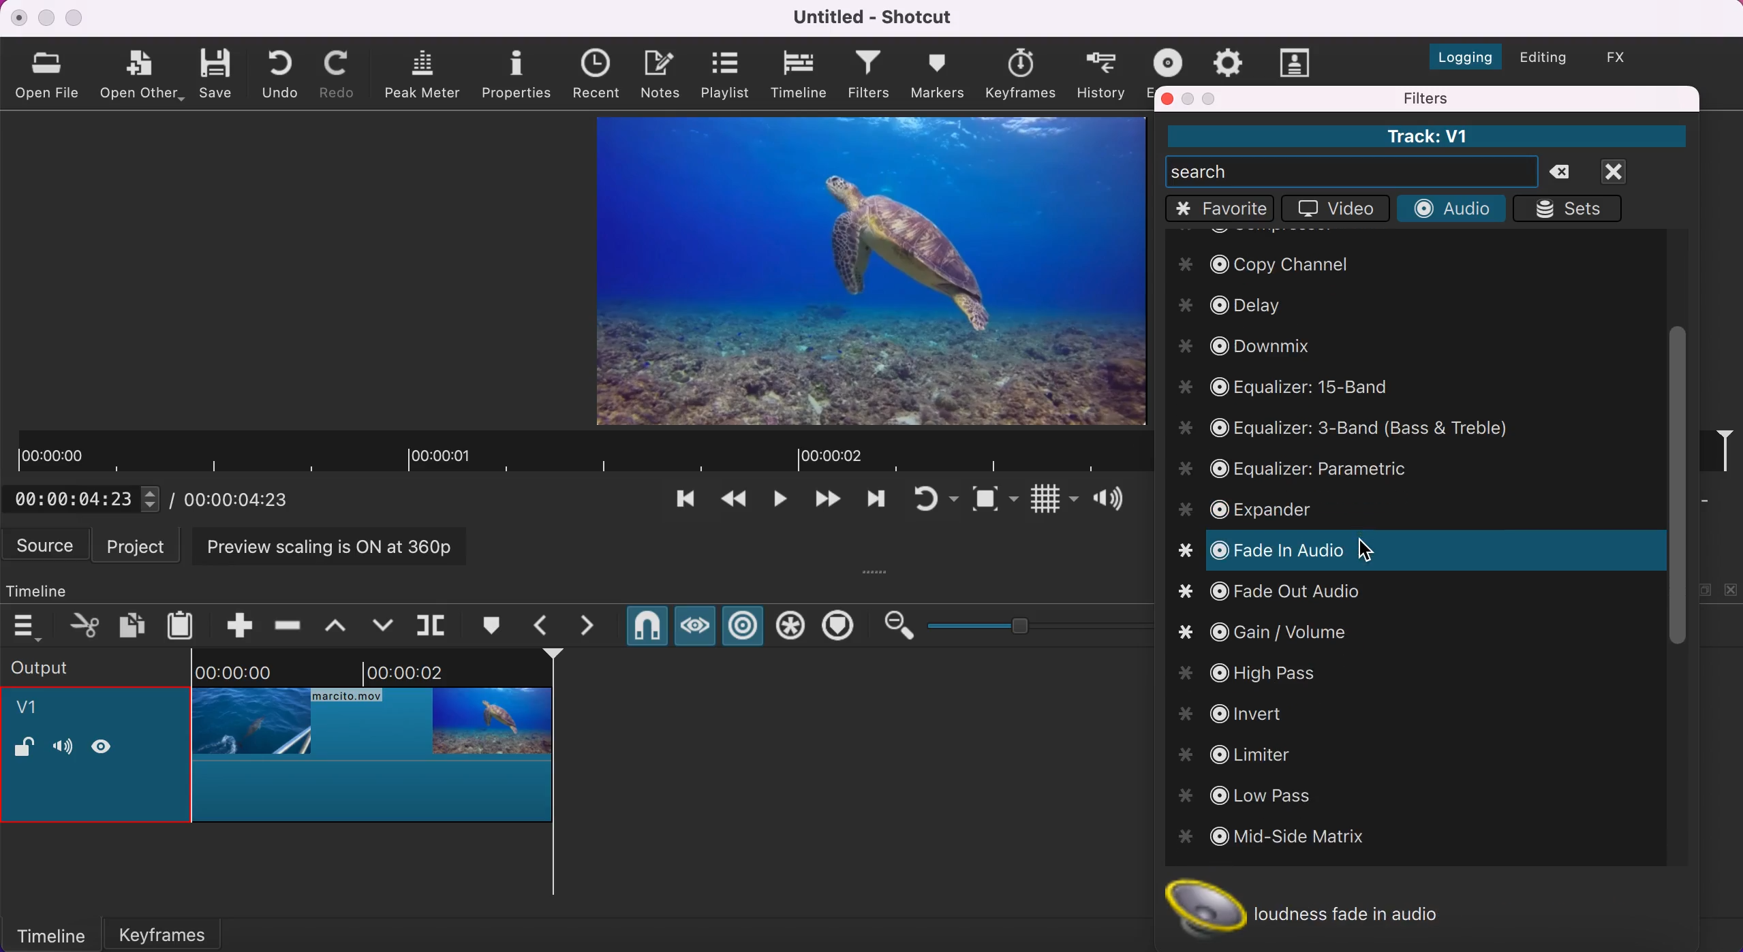  I want to click on toggle play or pause, so click(780, 503).